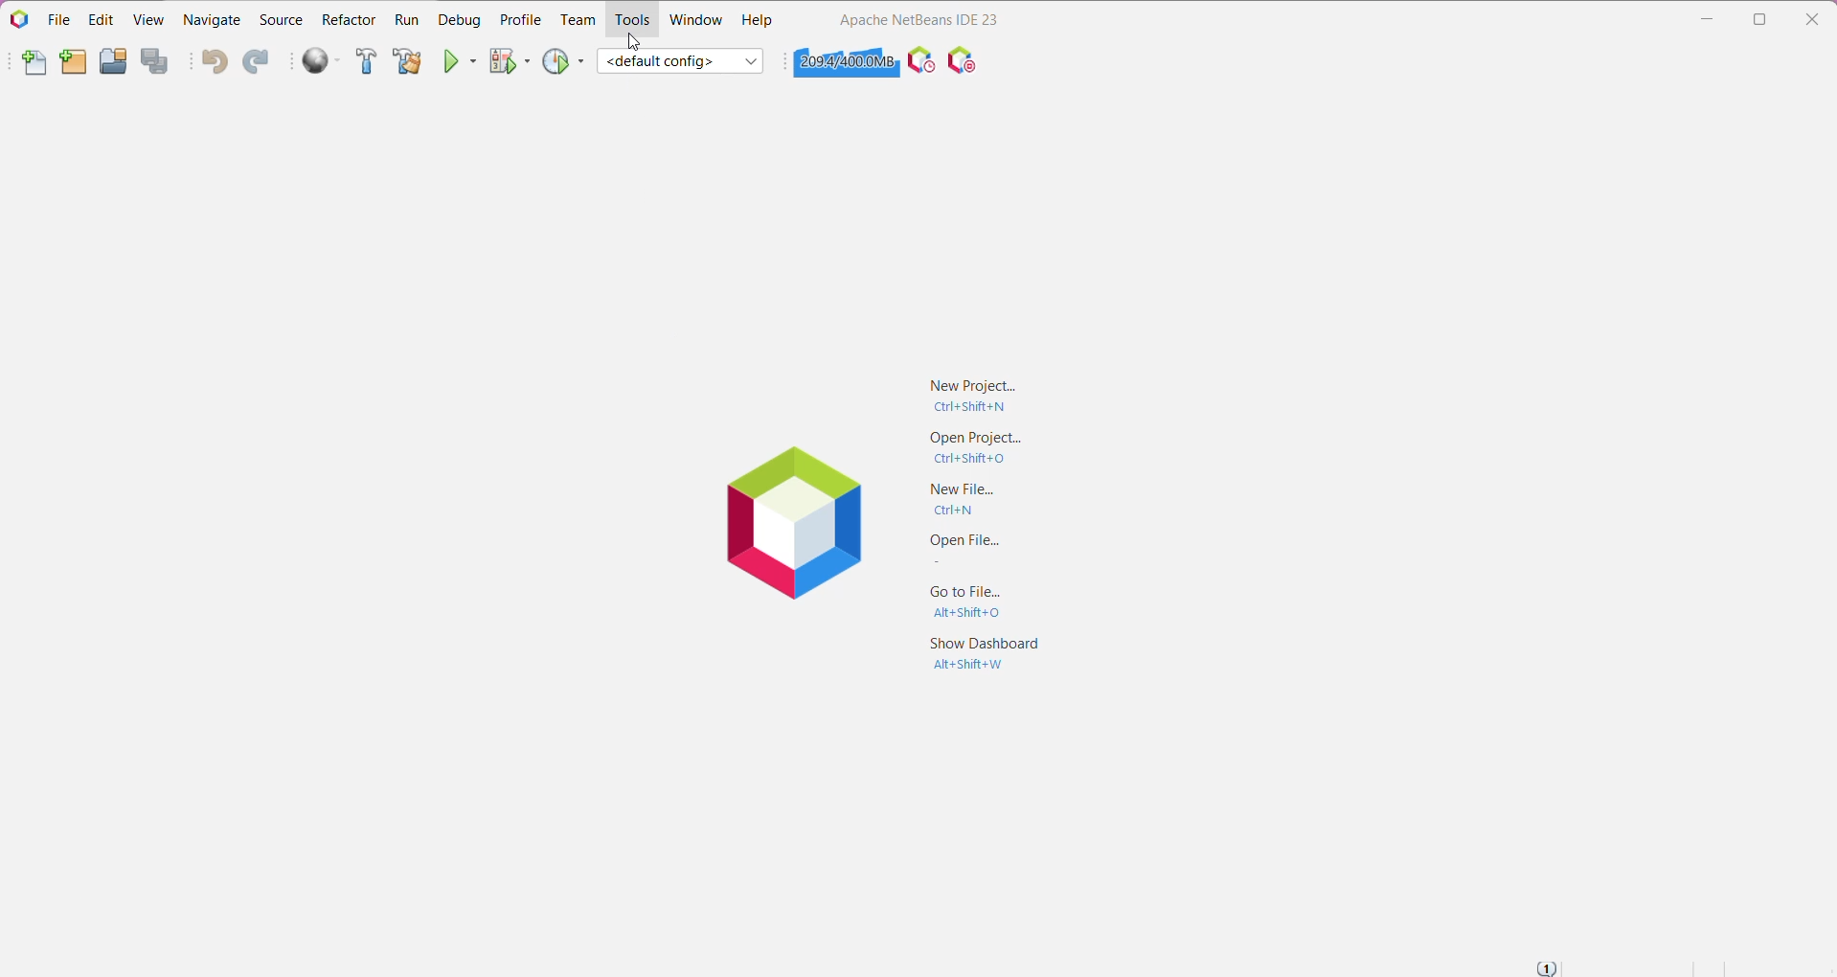 The image size is (1837, 977). I want to click on open projects..., so click(978, 447).